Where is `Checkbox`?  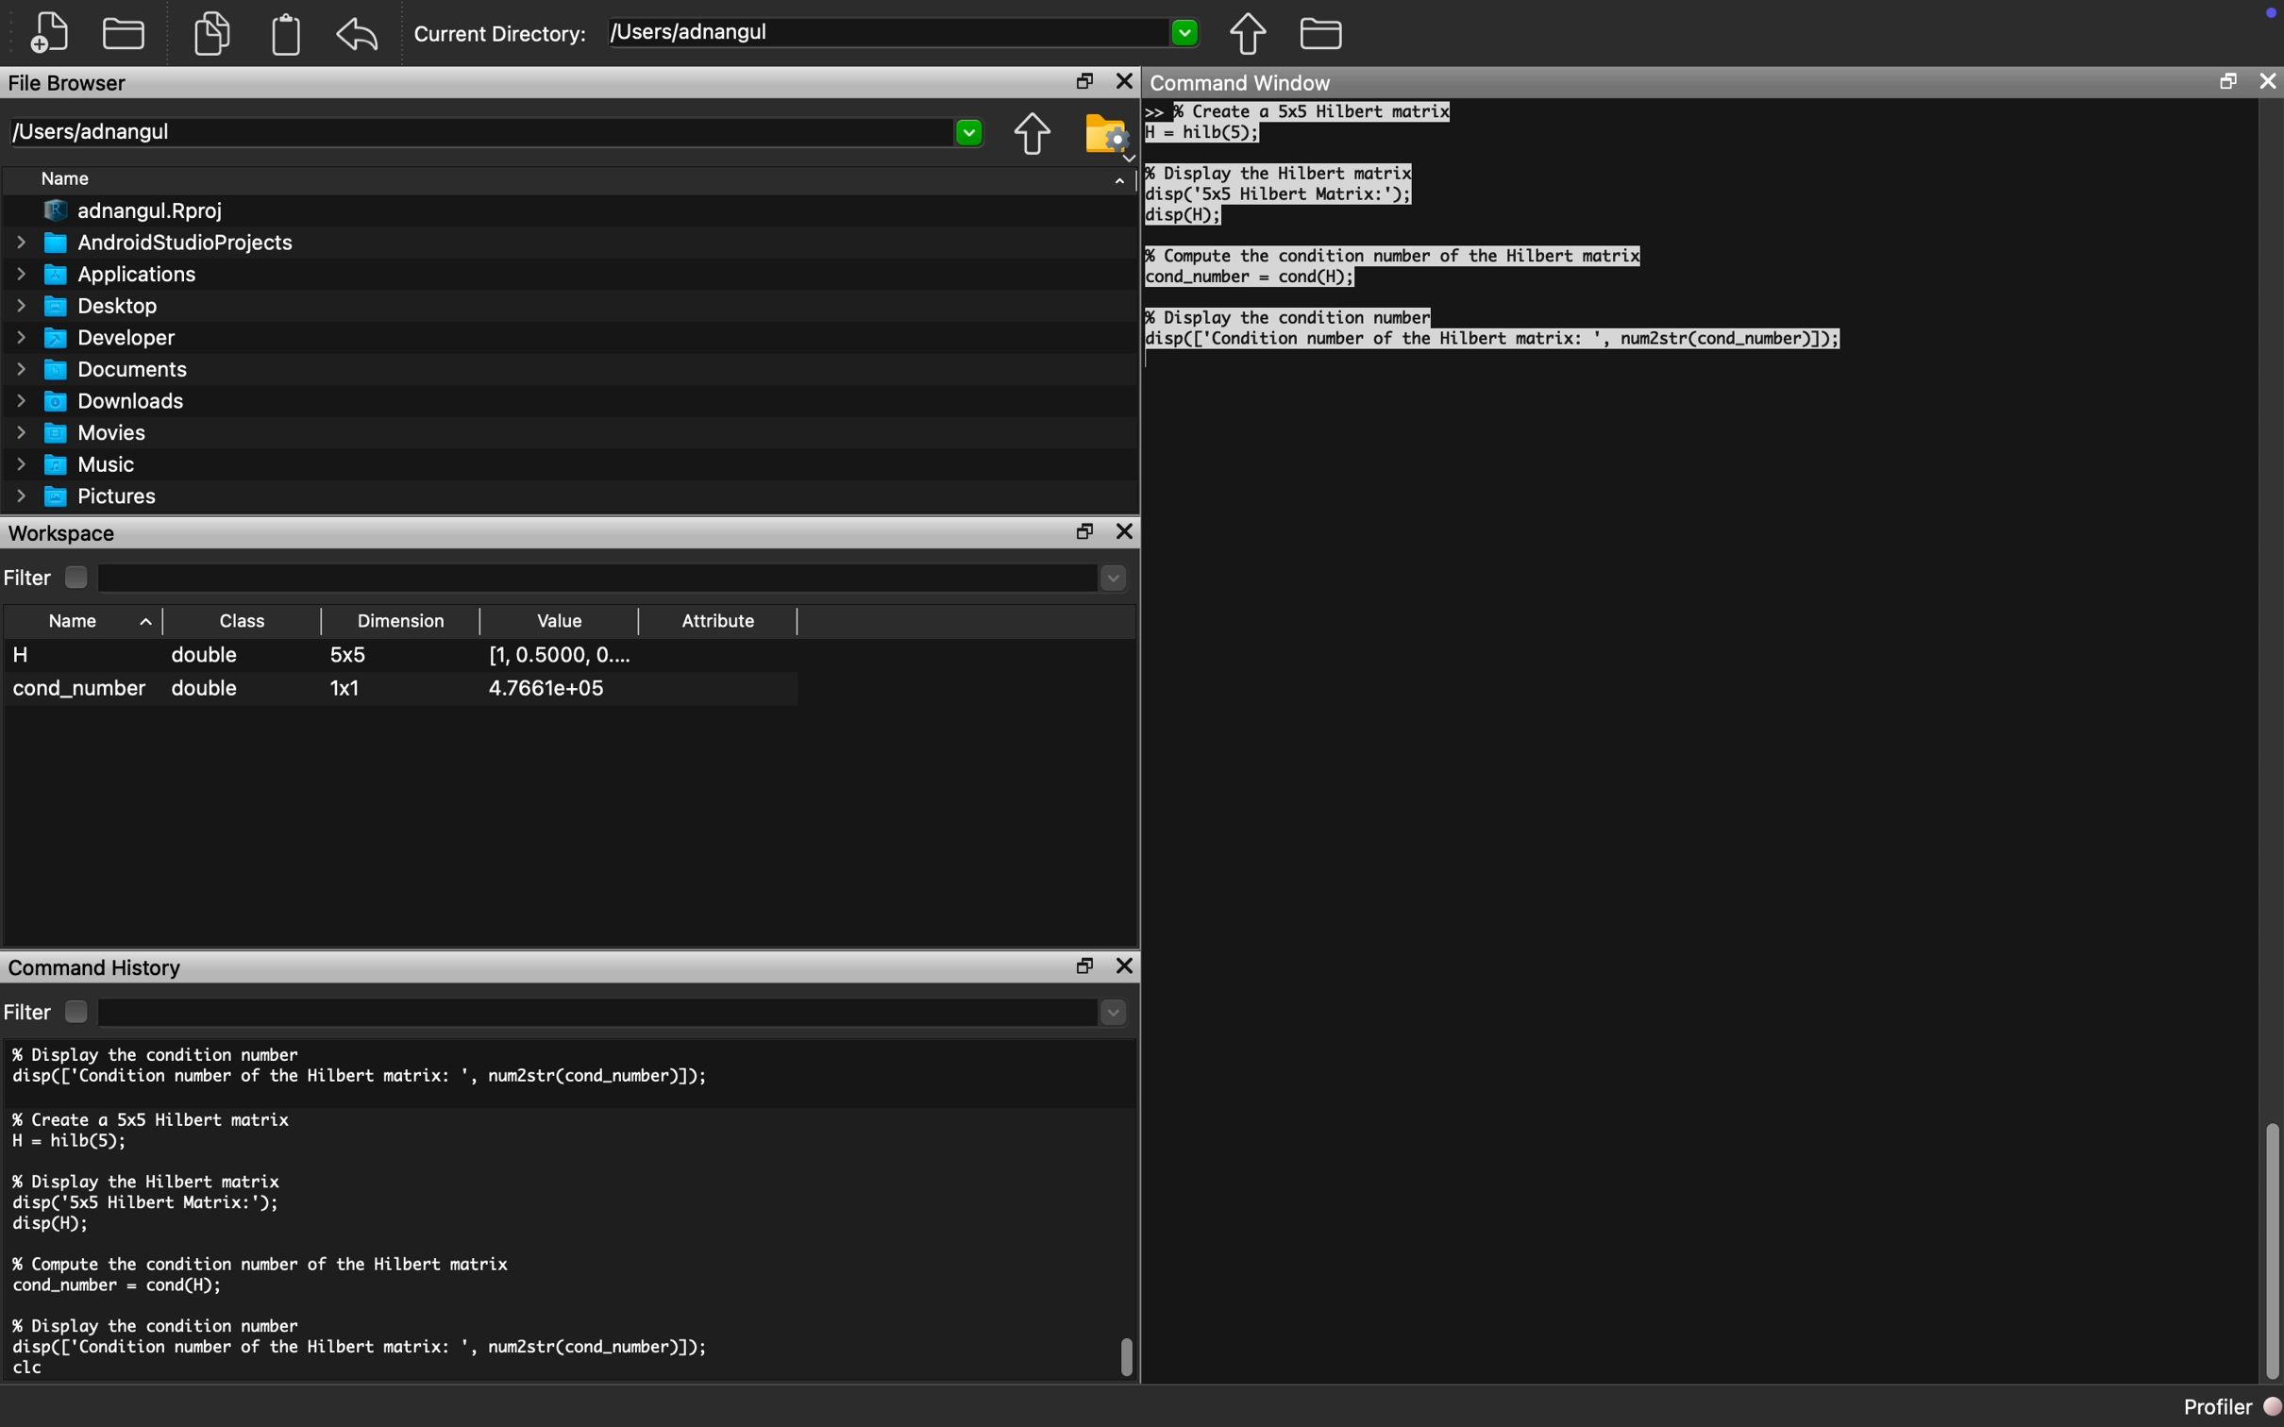
Checkbox is located at coordinates (76, 576).